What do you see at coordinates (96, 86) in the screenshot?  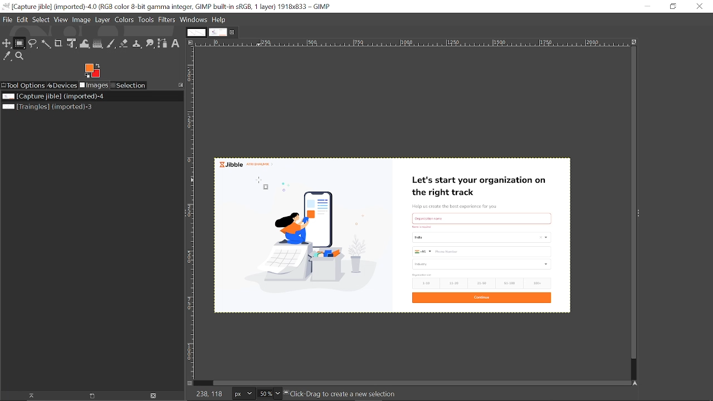 I see `Images` at bounding box center [96, 86].